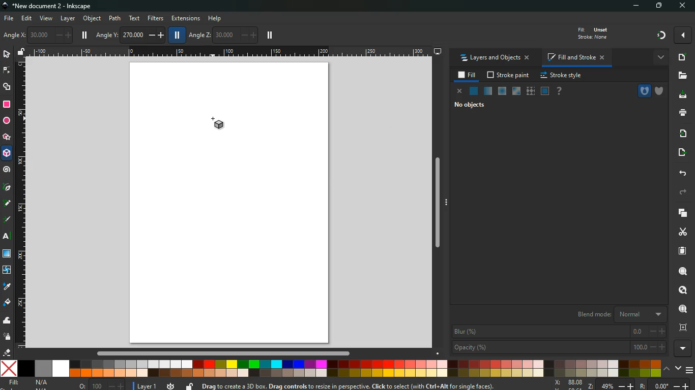 Image resolution: width=695 pixels, height=390 pixels. What do you see at coordinates (213, 119) in the screenshot?
I see `Cursor` at bounding box center [213, 119].